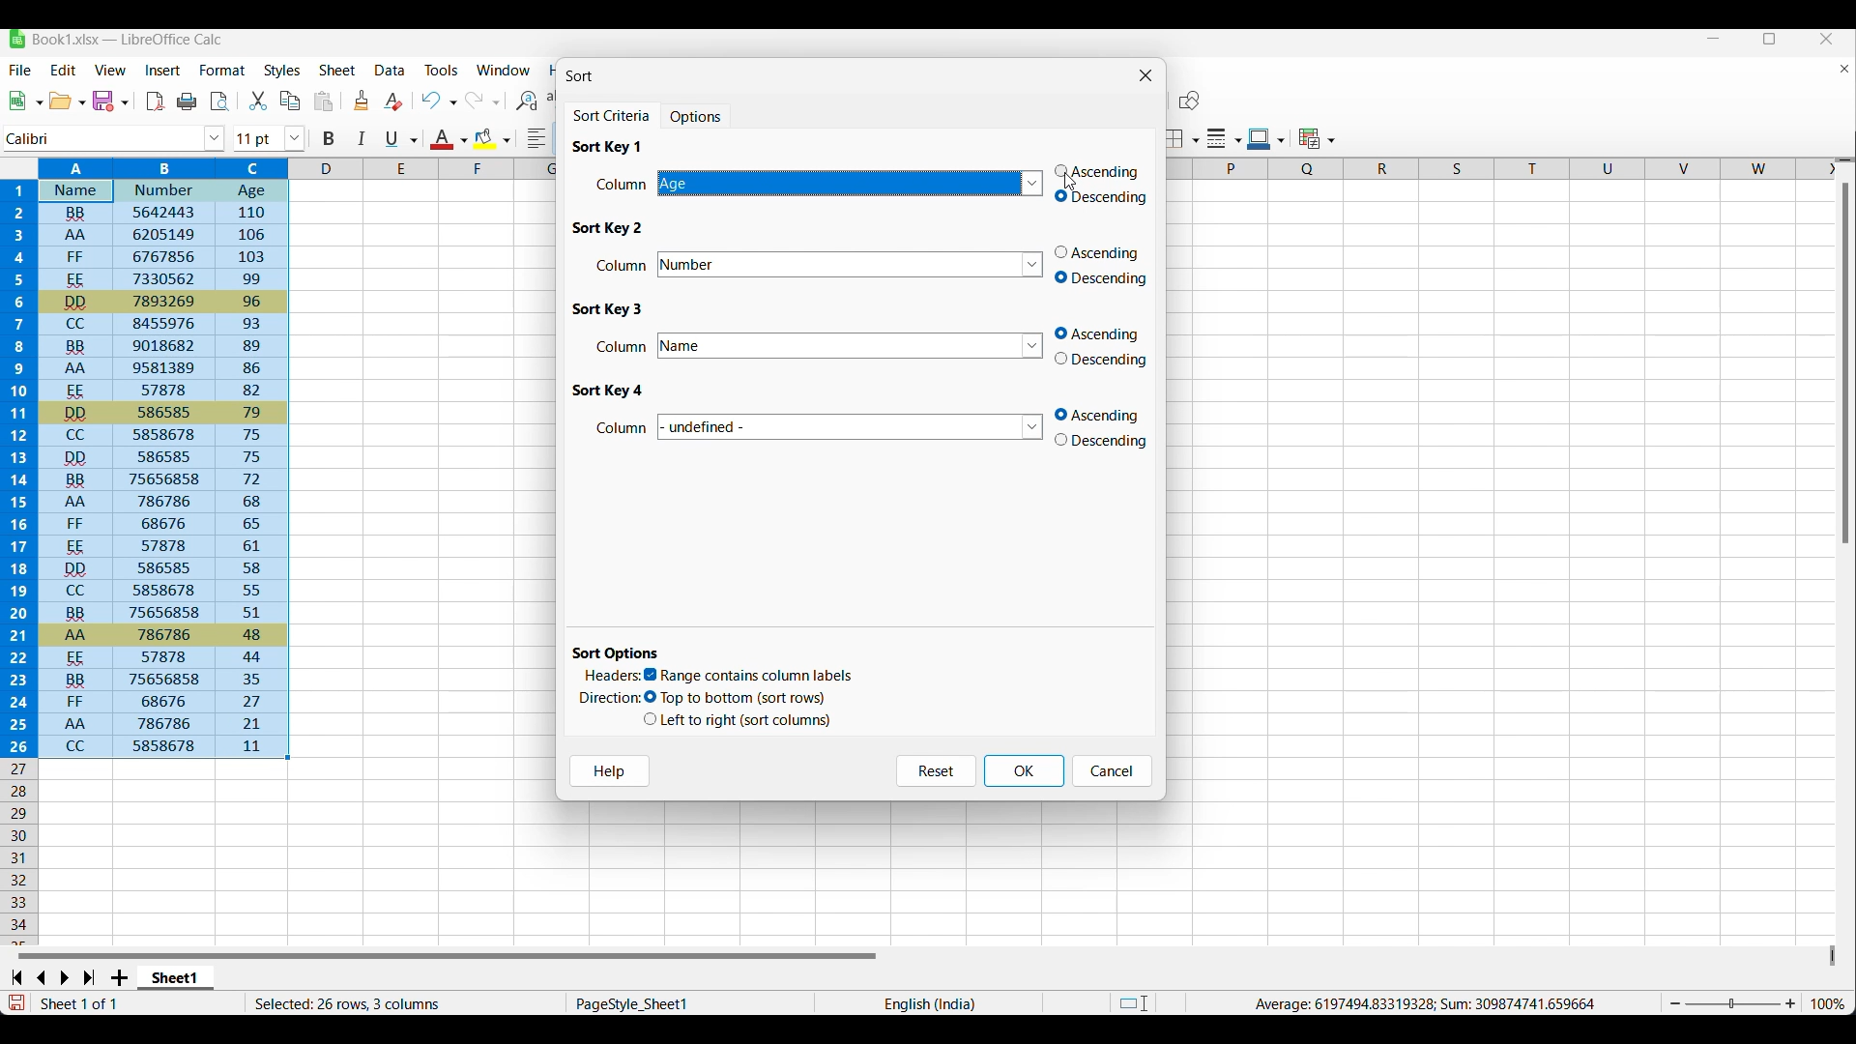 The width and height of the screenshot is (1856, 1044). Describe the element at coordinates (21, 853) in the screenshot. I see `Rows marker` at that location.